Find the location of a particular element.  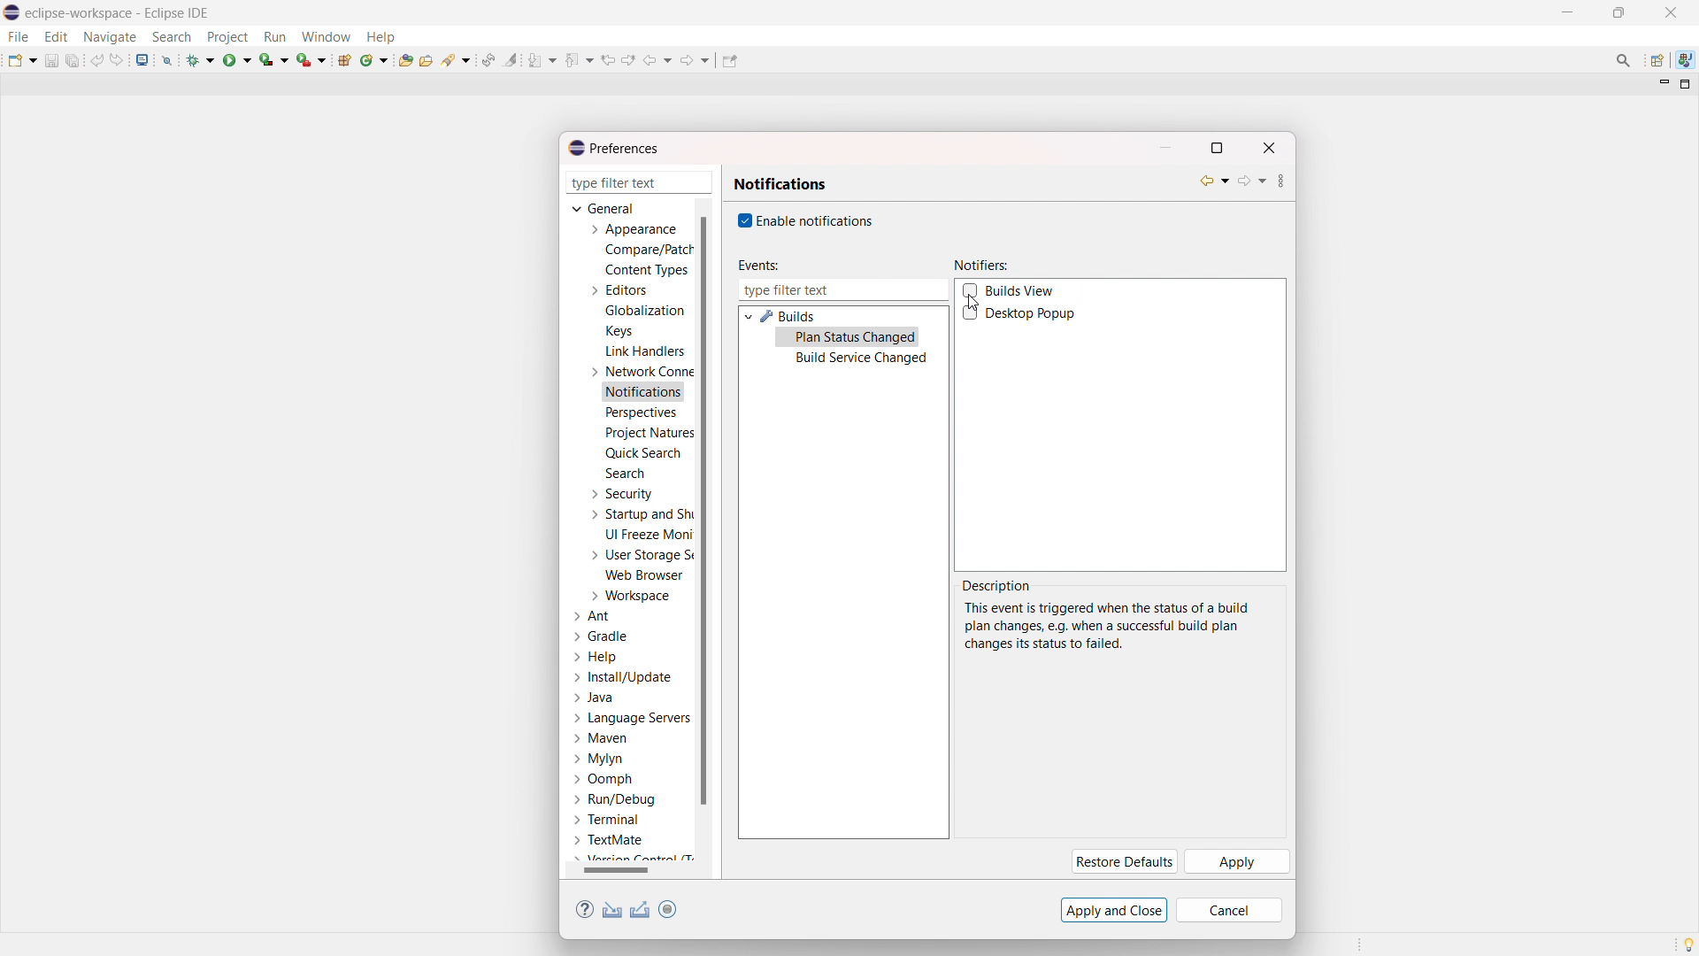

minimize dialogbox is located at coordinates (1165, 148).